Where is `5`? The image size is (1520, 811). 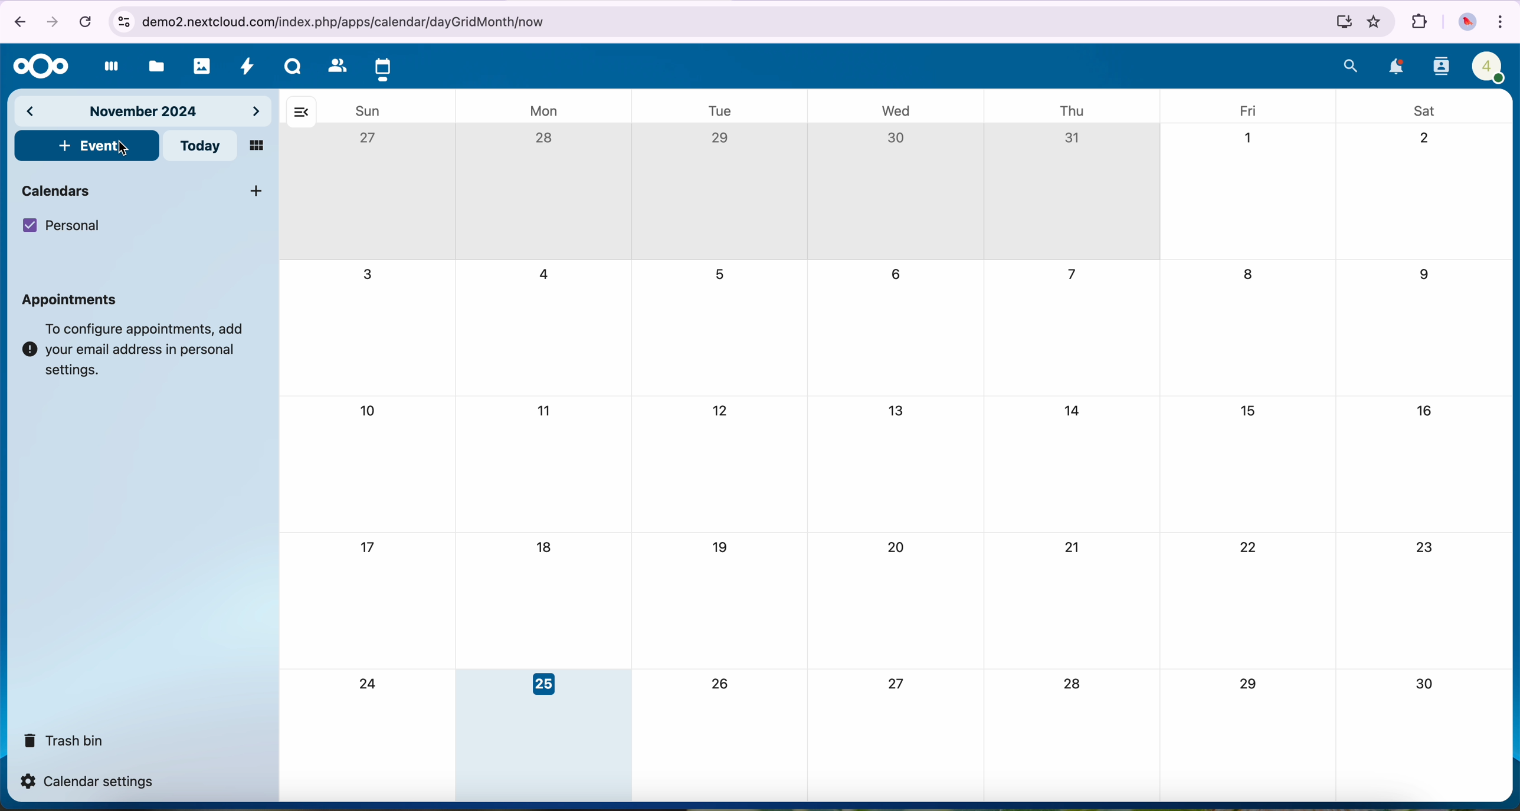
5 is located at coordinates (722, 274).